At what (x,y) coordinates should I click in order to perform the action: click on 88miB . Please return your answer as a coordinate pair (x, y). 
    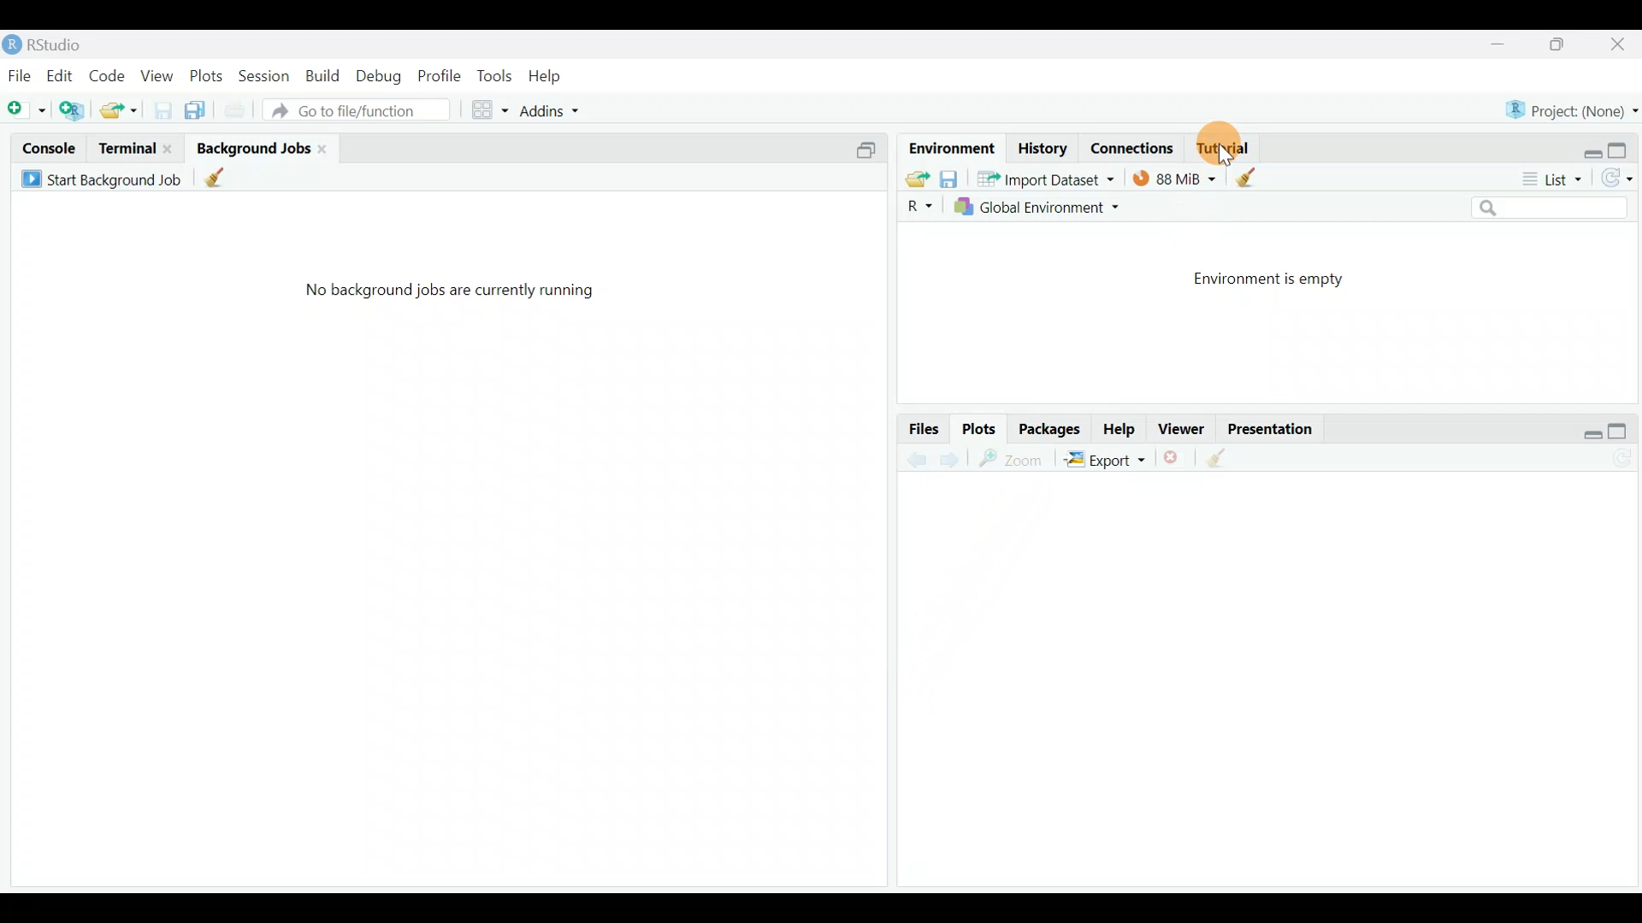
    Looking at the image, I should click on (1174, 180).